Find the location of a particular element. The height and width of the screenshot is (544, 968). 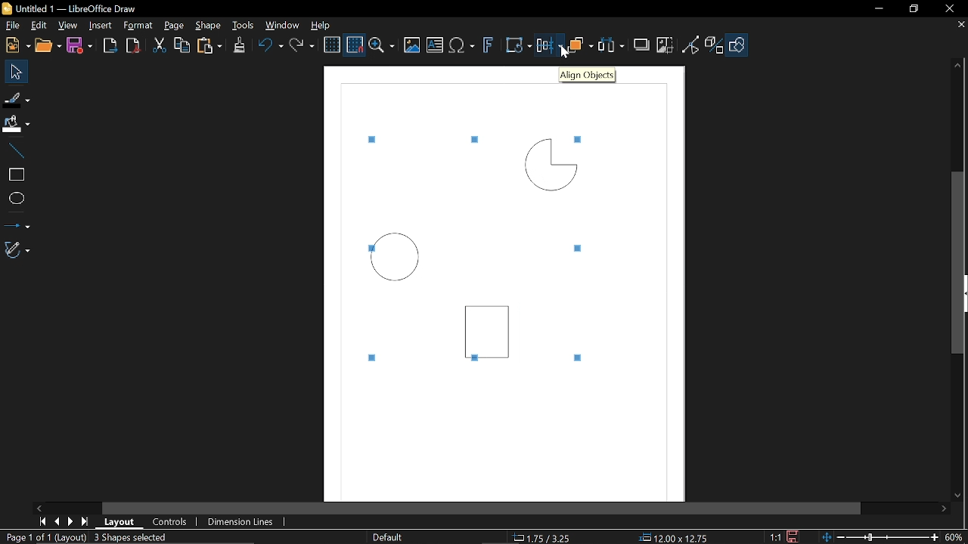

1:1 (Scaling factor) is located at coordinates (774, 536).